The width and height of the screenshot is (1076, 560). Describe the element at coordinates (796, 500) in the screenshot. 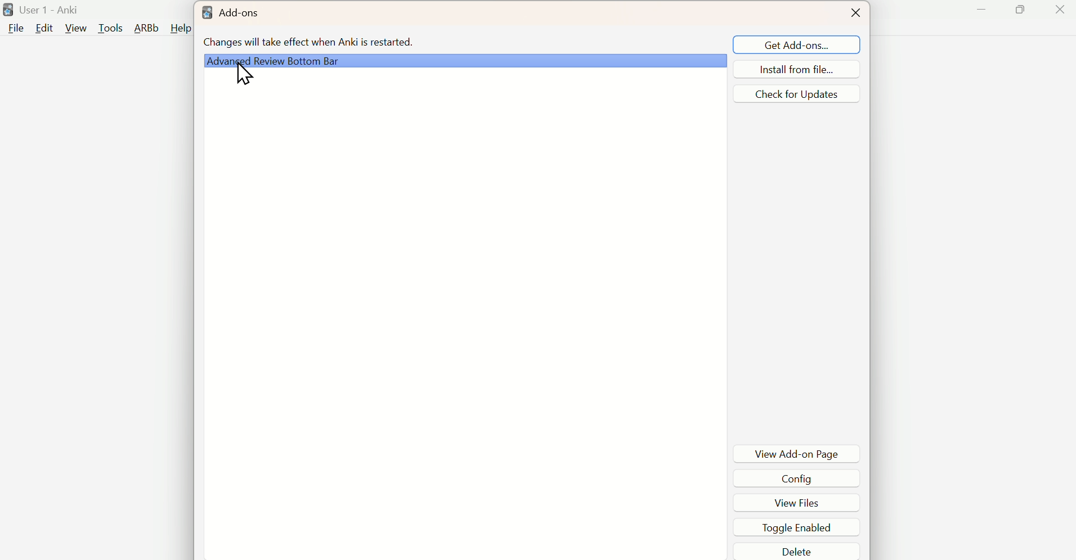

I see `View Files` at that location.